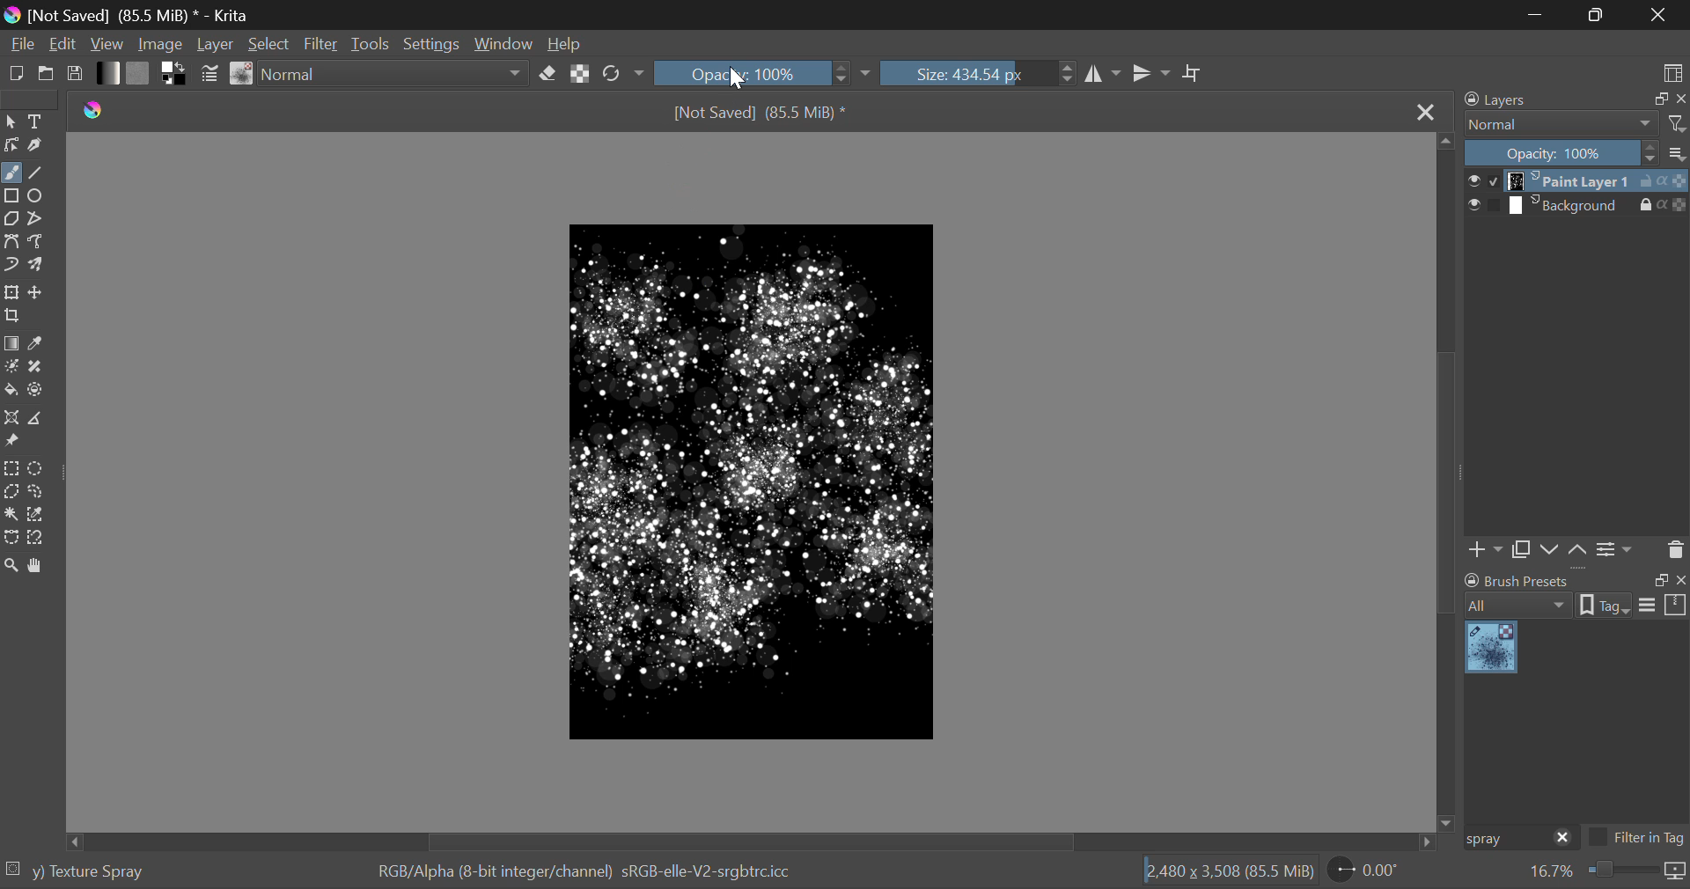  What do you see at coordinates (1563, 839) in the screenshot?
I see `close` at bounding box center [1563, 839].